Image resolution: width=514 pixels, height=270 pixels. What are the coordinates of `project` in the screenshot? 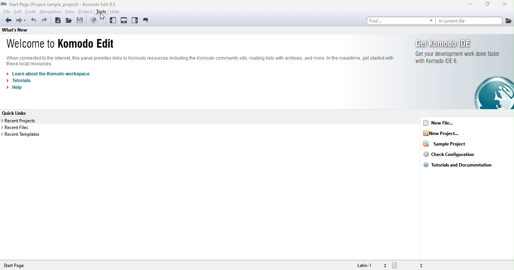 It's located at (85, 12).